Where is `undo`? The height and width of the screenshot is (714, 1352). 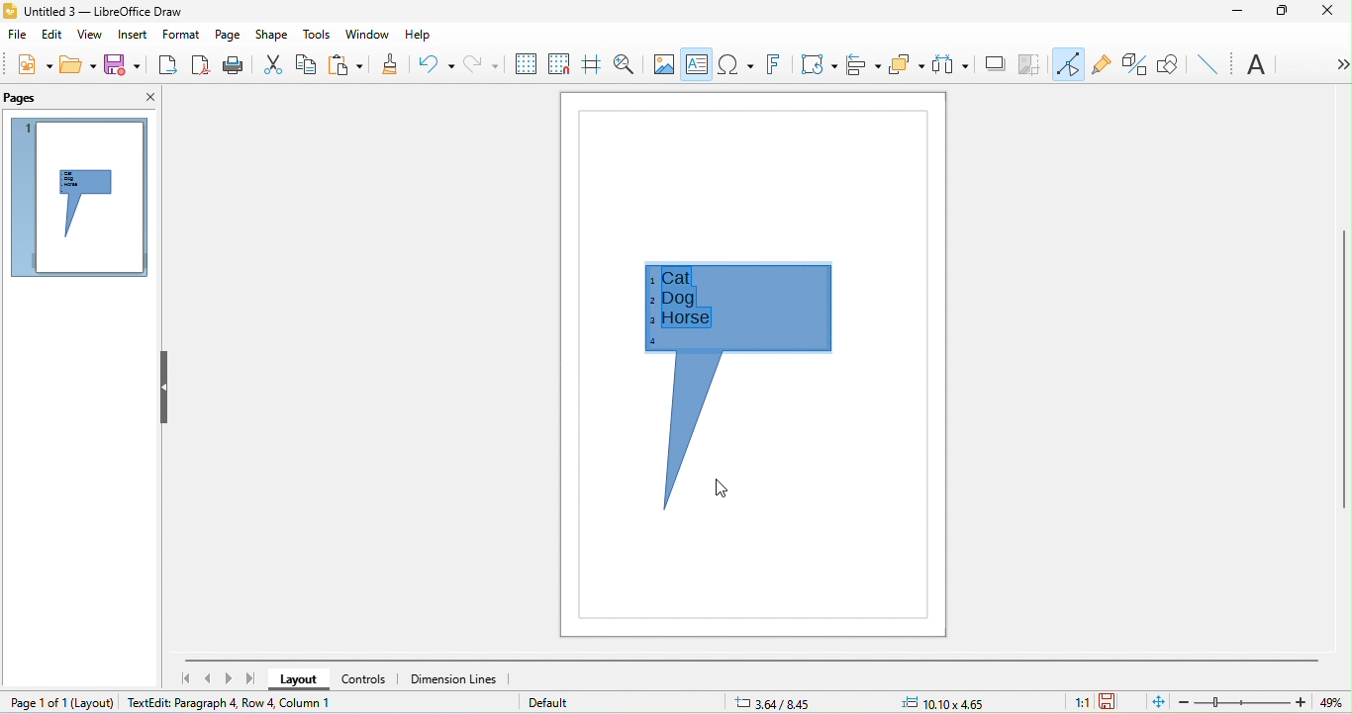
undo is located at coordinates (434, 62).